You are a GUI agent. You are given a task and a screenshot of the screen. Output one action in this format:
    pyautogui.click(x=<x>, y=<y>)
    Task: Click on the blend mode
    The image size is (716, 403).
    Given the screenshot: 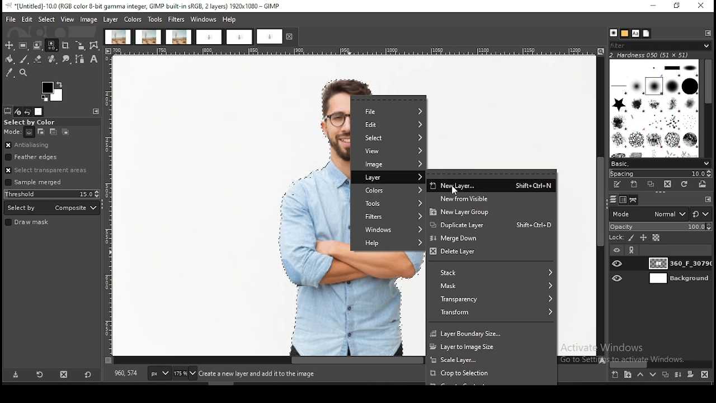 What is the action you would take?
    pyautogui.click(x=648, y=214)
    